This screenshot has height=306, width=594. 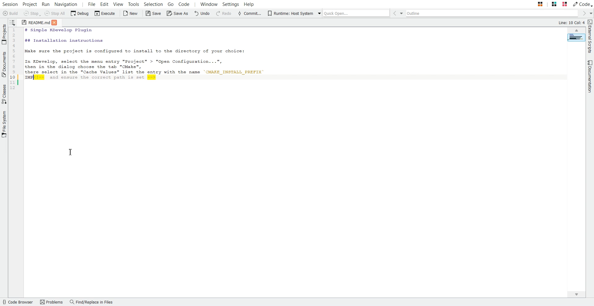 What do you see at coordinates (13, 22) in the screenshot?
I see `Show sorted list` at bounding box center [13, 22].